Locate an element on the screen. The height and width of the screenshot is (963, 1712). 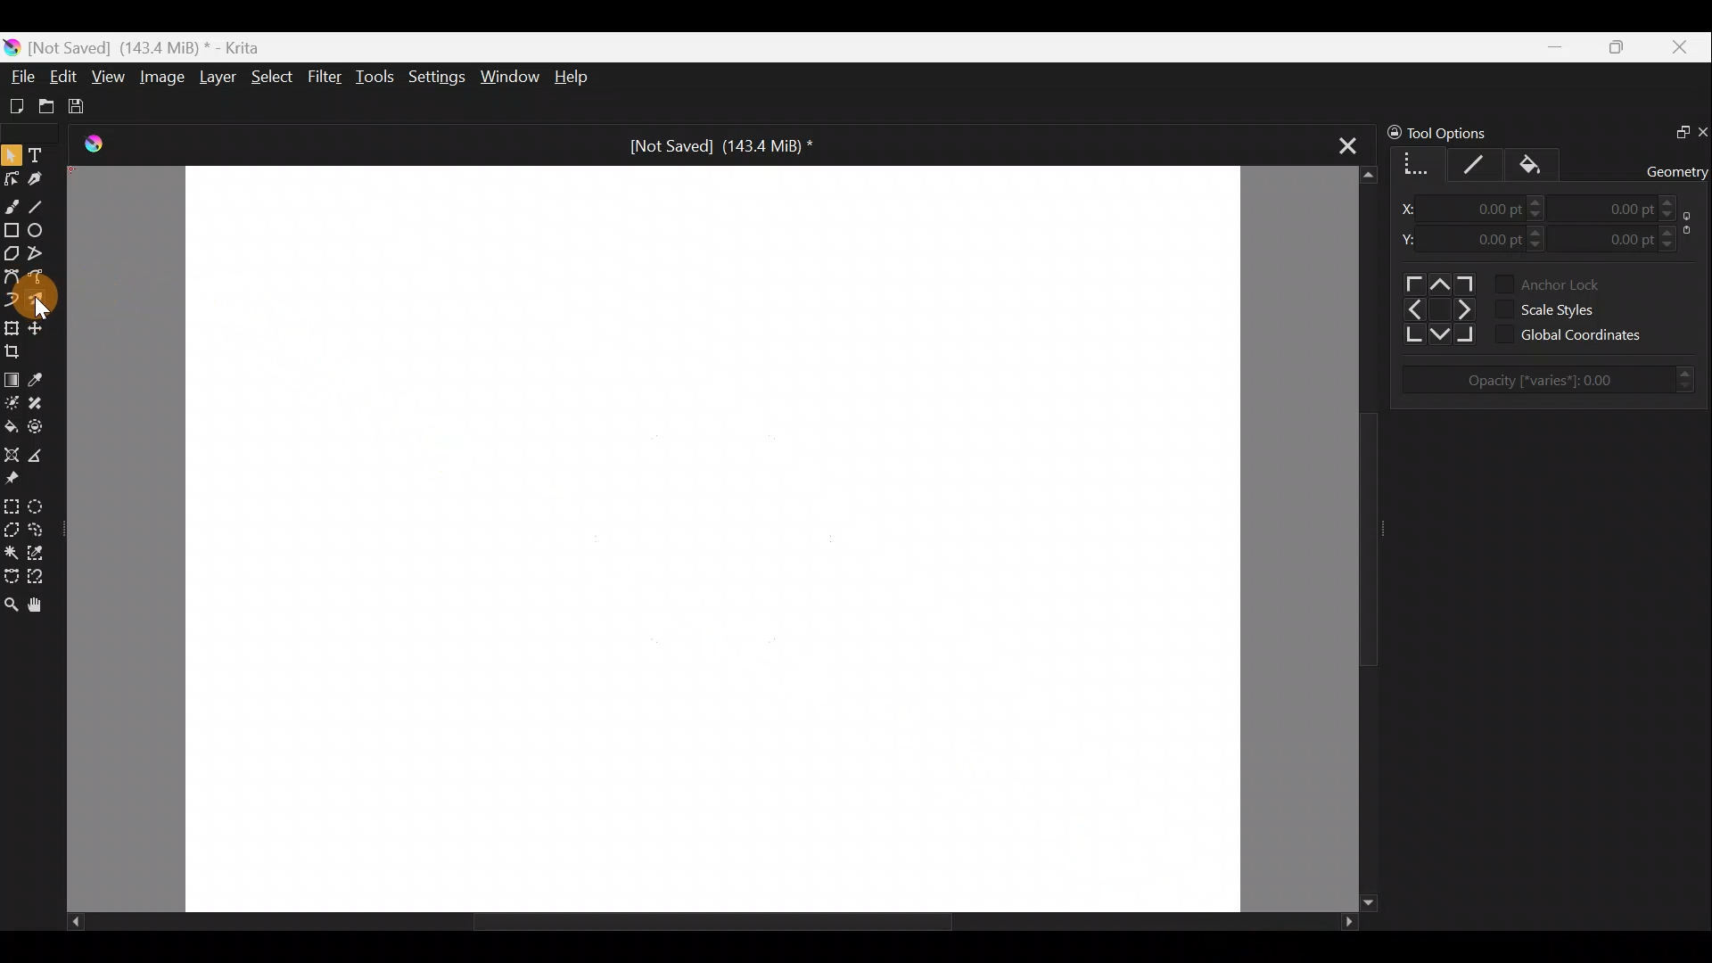
Text tool is located at coordinates (39, 155).